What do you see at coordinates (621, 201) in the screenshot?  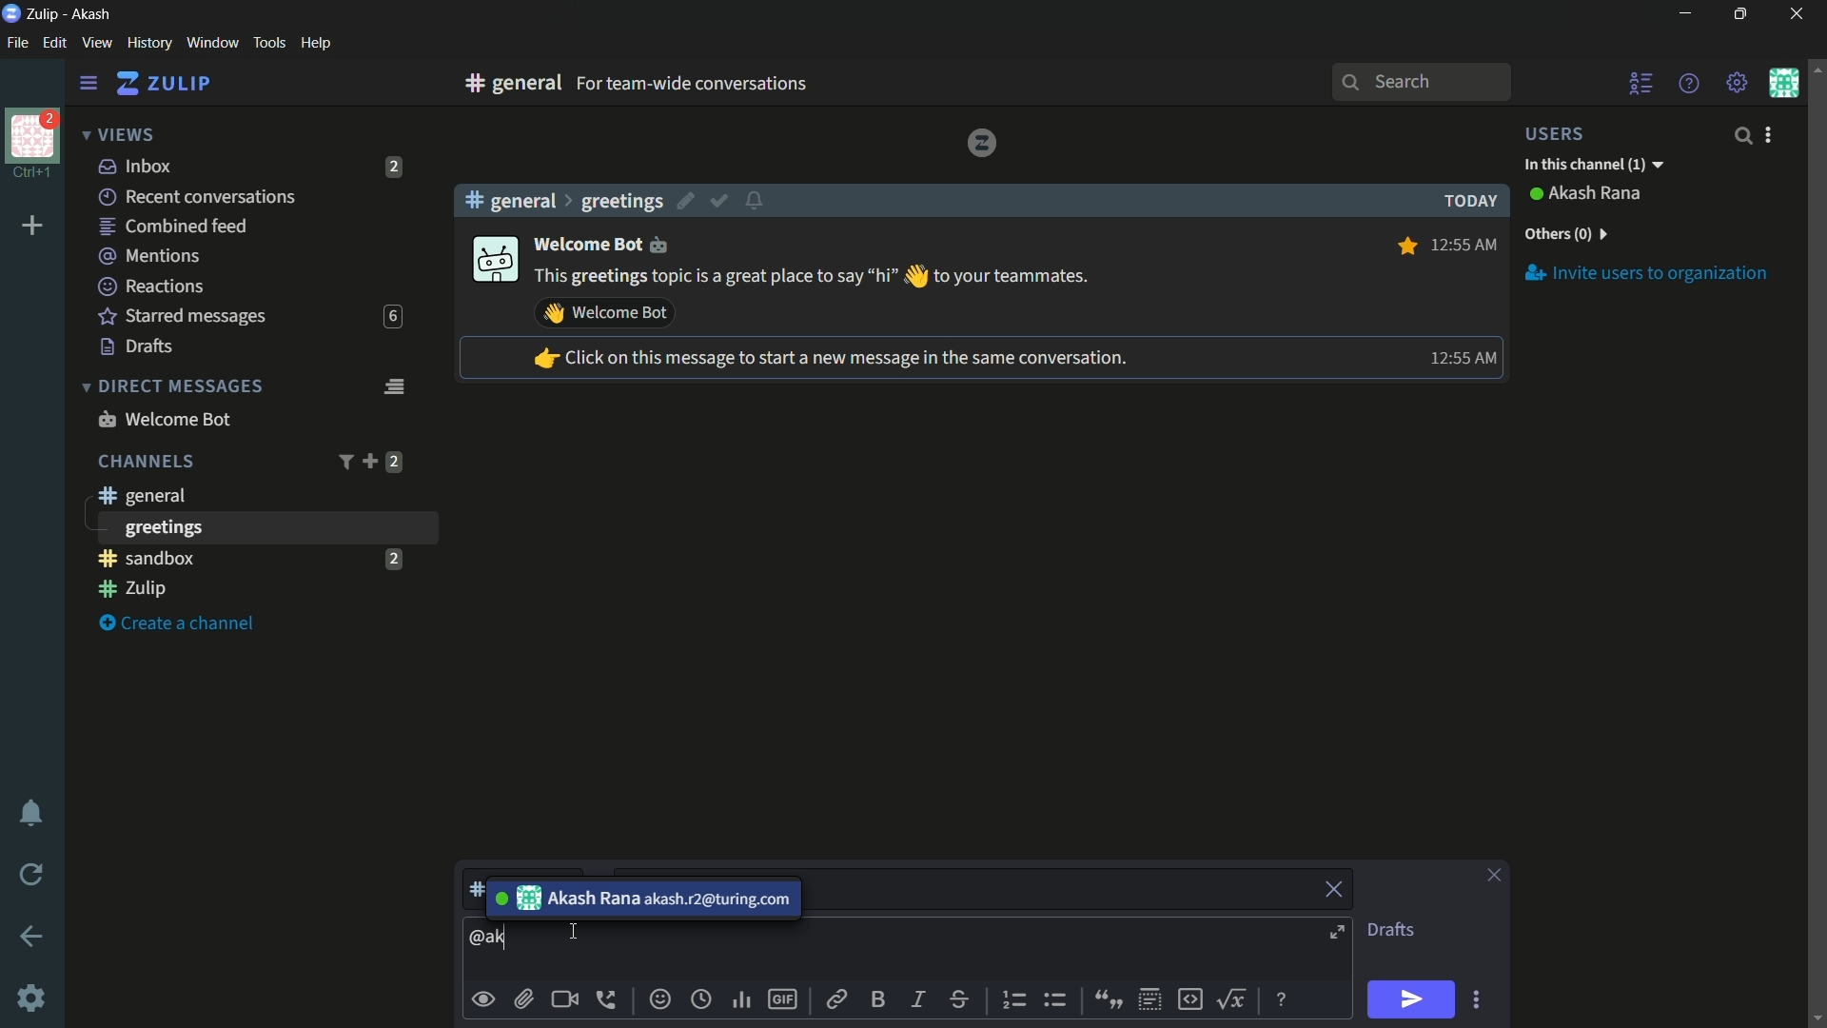 I see `greetings` at bounding box center [621, 201].